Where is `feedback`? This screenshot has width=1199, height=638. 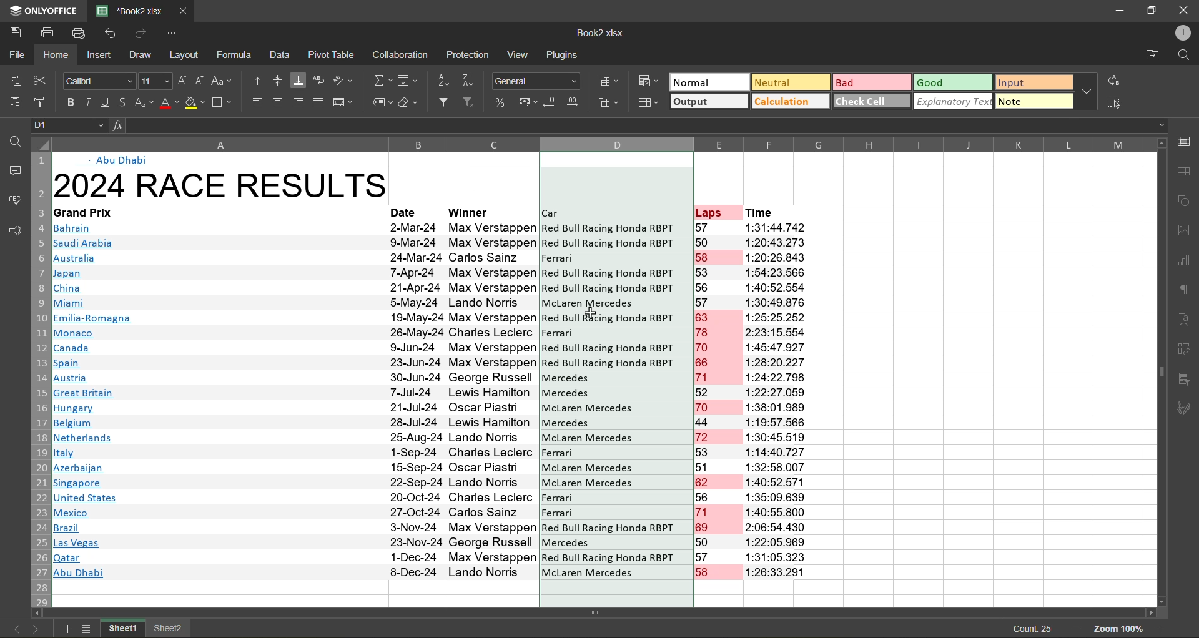
feedback is located at coordinates (12, 232).